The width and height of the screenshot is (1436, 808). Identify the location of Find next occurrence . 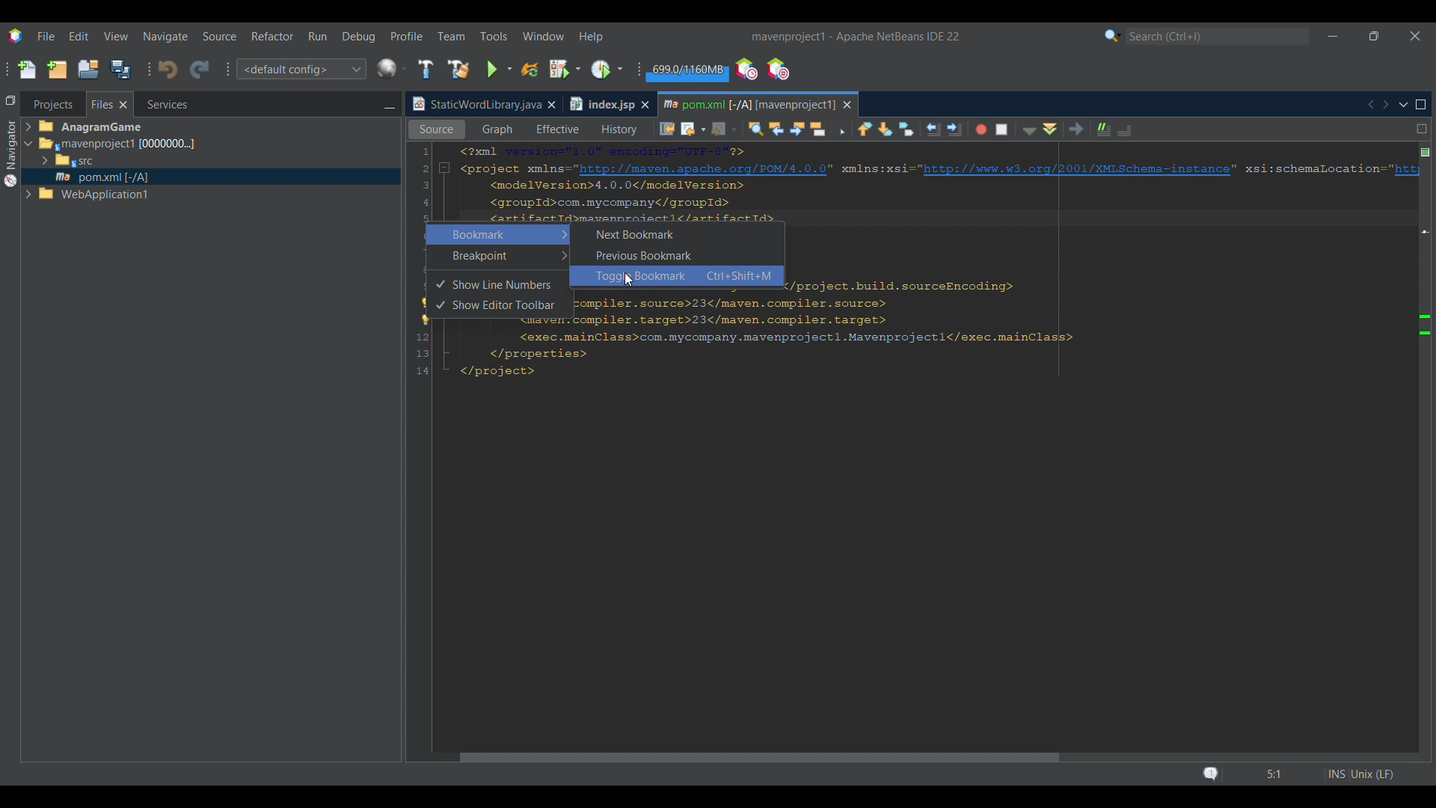
(797, 129).